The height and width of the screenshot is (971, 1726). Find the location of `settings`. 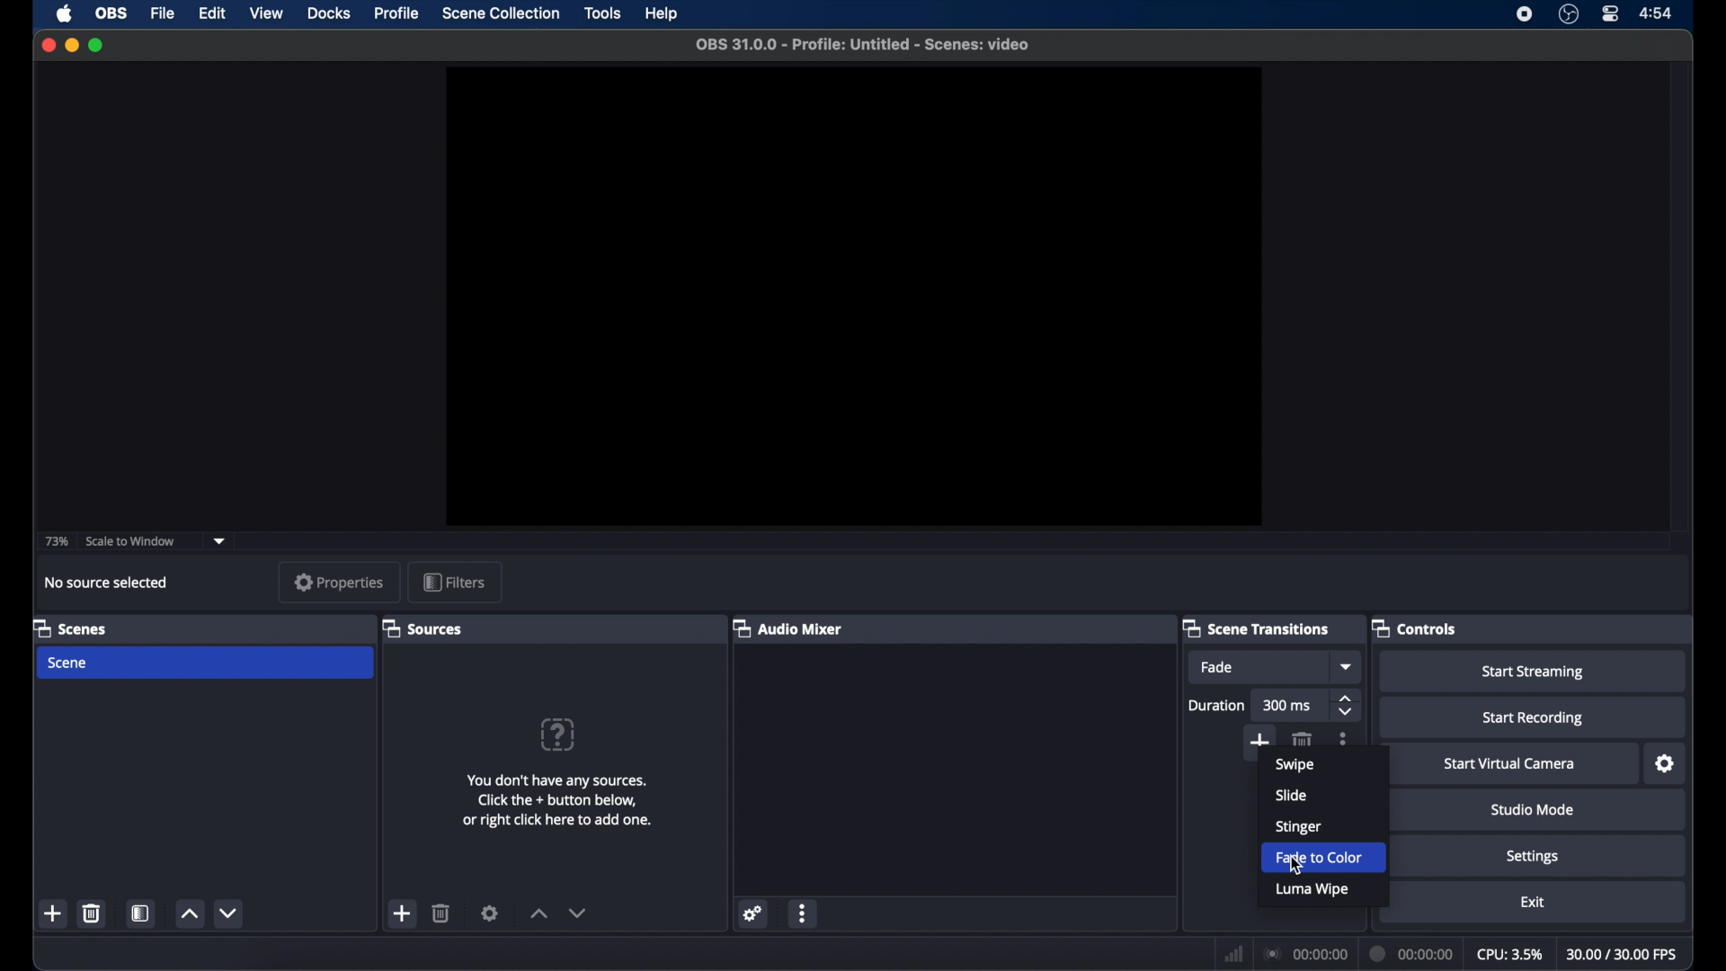

settings is located at coordinates (1533, 856).